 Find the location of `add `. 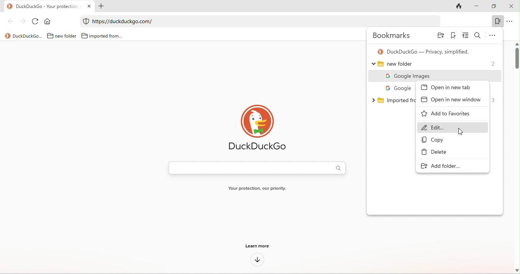

add  is located at coordinates (103, 6).